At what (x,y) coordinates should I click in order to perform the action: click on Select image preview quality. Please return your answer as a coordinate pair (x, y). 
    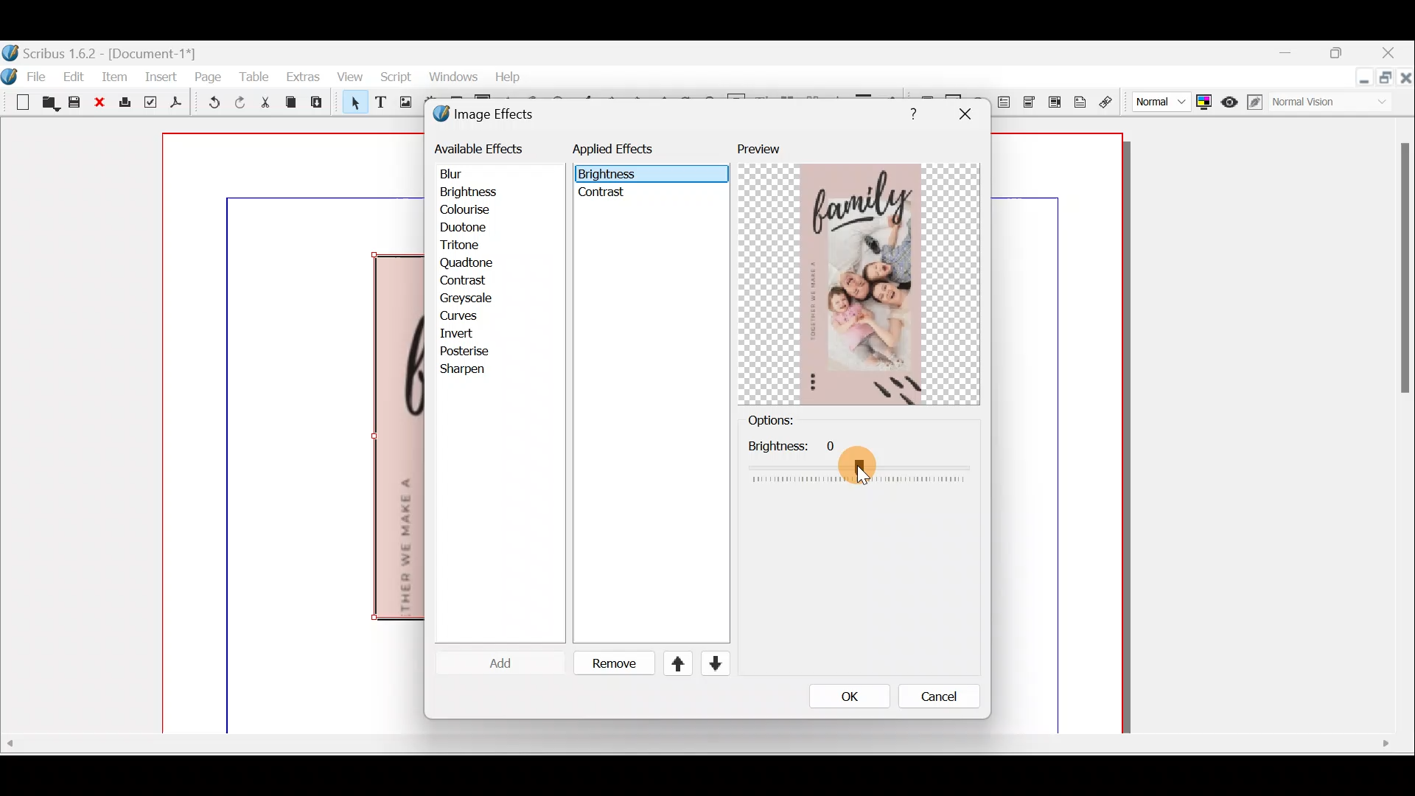
    Looking at the image, I should click on (1158, 99).